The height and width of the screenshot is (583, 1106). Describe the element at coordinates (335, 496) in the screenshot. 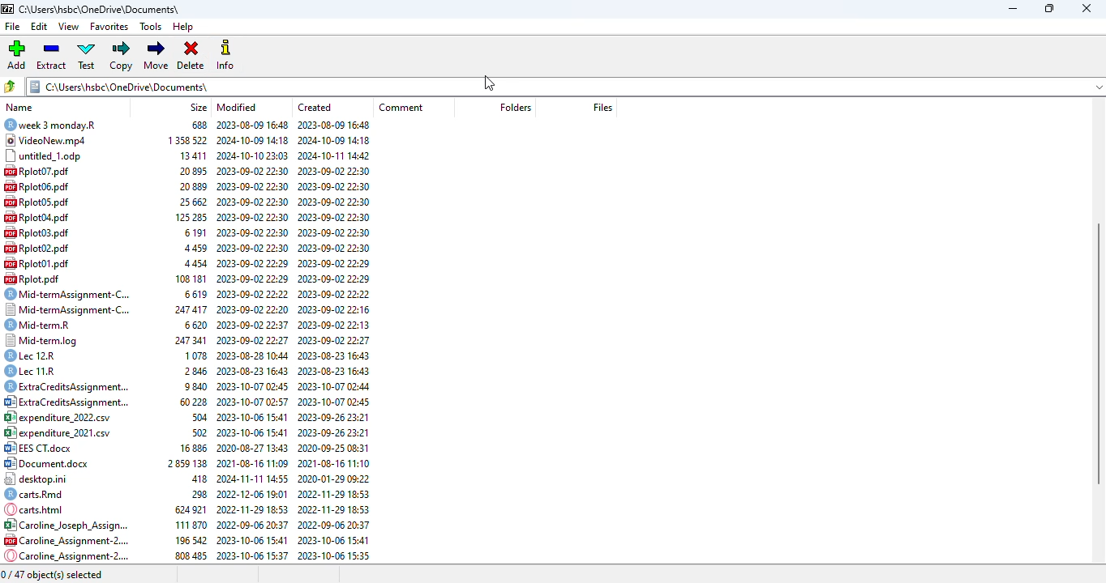

I see `2022-11-29 18:53` at that location.